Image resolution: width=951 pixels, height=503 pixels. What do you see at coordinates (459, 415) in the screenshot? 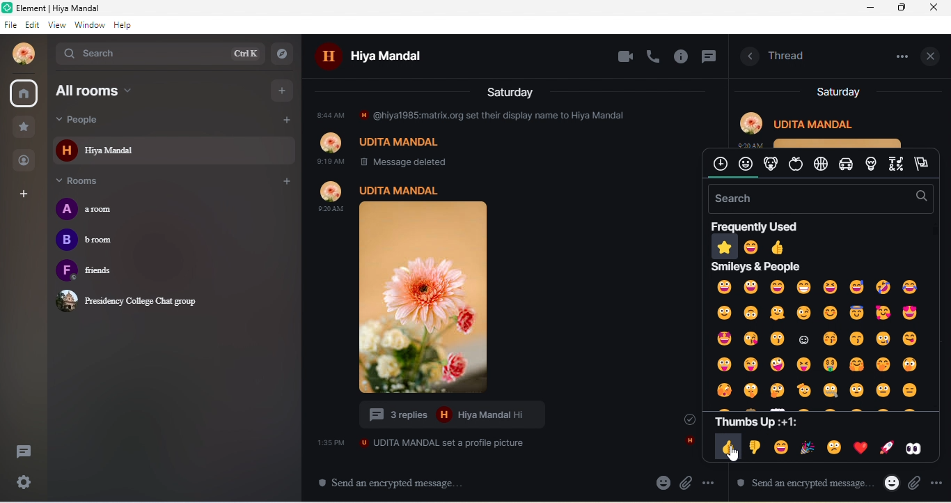
I see `3 replies hiya mandal` at bounding box center [459, 415].